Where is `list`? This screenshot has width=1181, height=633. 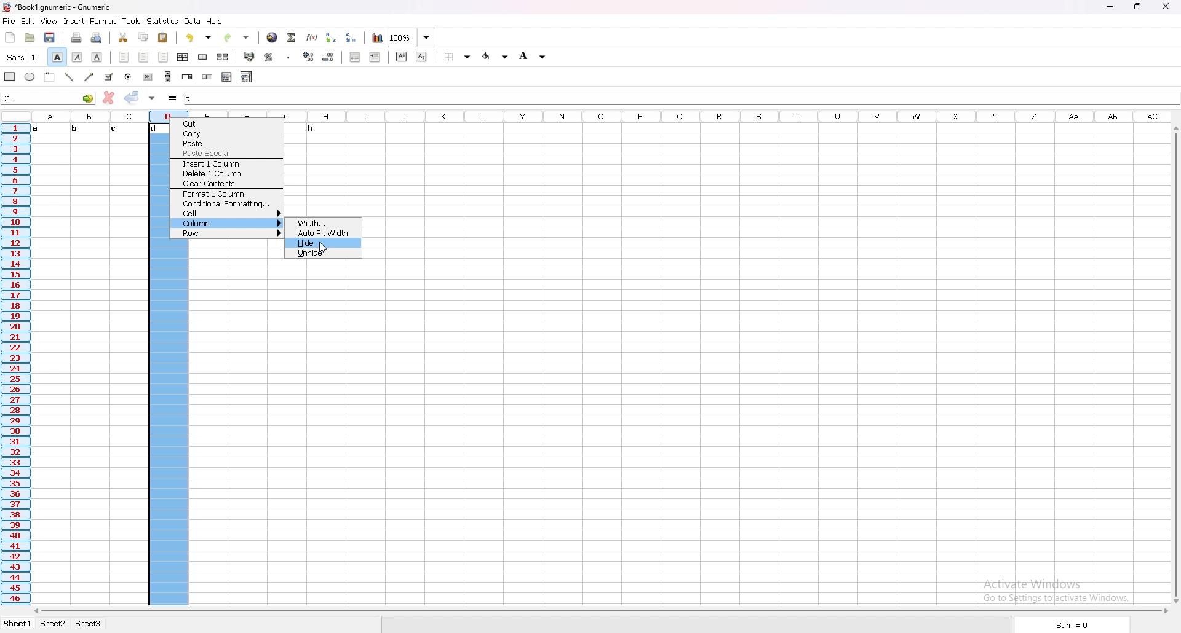 list is located at coordinates (227, 76).